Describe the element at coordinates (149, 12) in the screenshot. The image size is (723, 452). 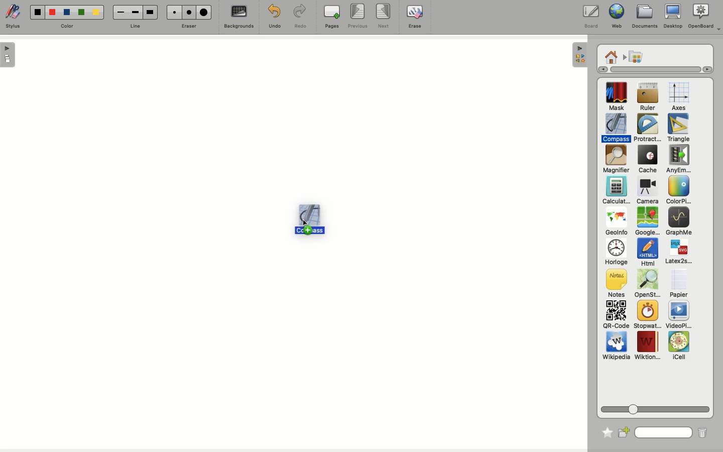
I see `Line3` at that location.